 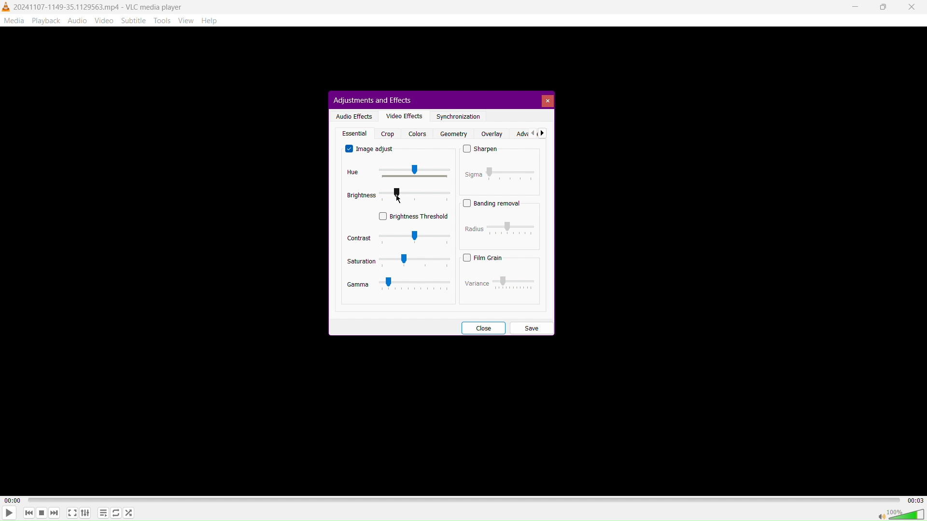 I want to click on Advanced, so click(x=530, y=133).